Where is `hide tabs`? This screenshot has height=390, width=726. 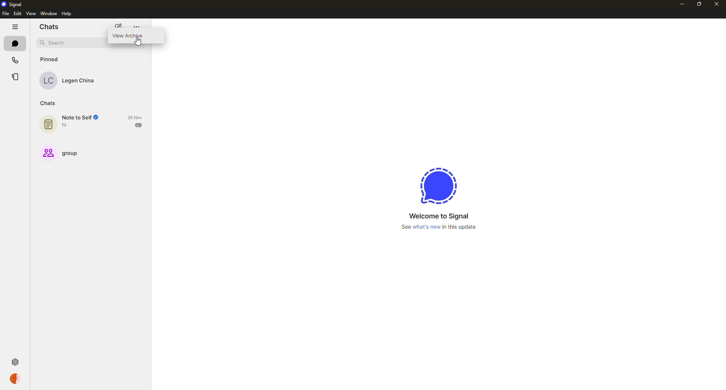 hide tabs is located at coordinates (15, 27).